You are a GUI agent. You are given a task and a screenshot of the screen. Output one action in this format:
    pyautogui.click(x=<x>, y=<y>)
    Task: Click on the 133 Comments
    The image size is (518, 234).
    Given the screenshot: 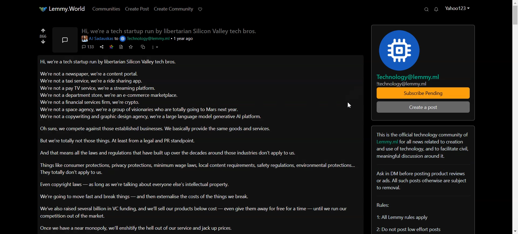 What is the action you would take?
    pyautogui.click(x=88, y=47)
    